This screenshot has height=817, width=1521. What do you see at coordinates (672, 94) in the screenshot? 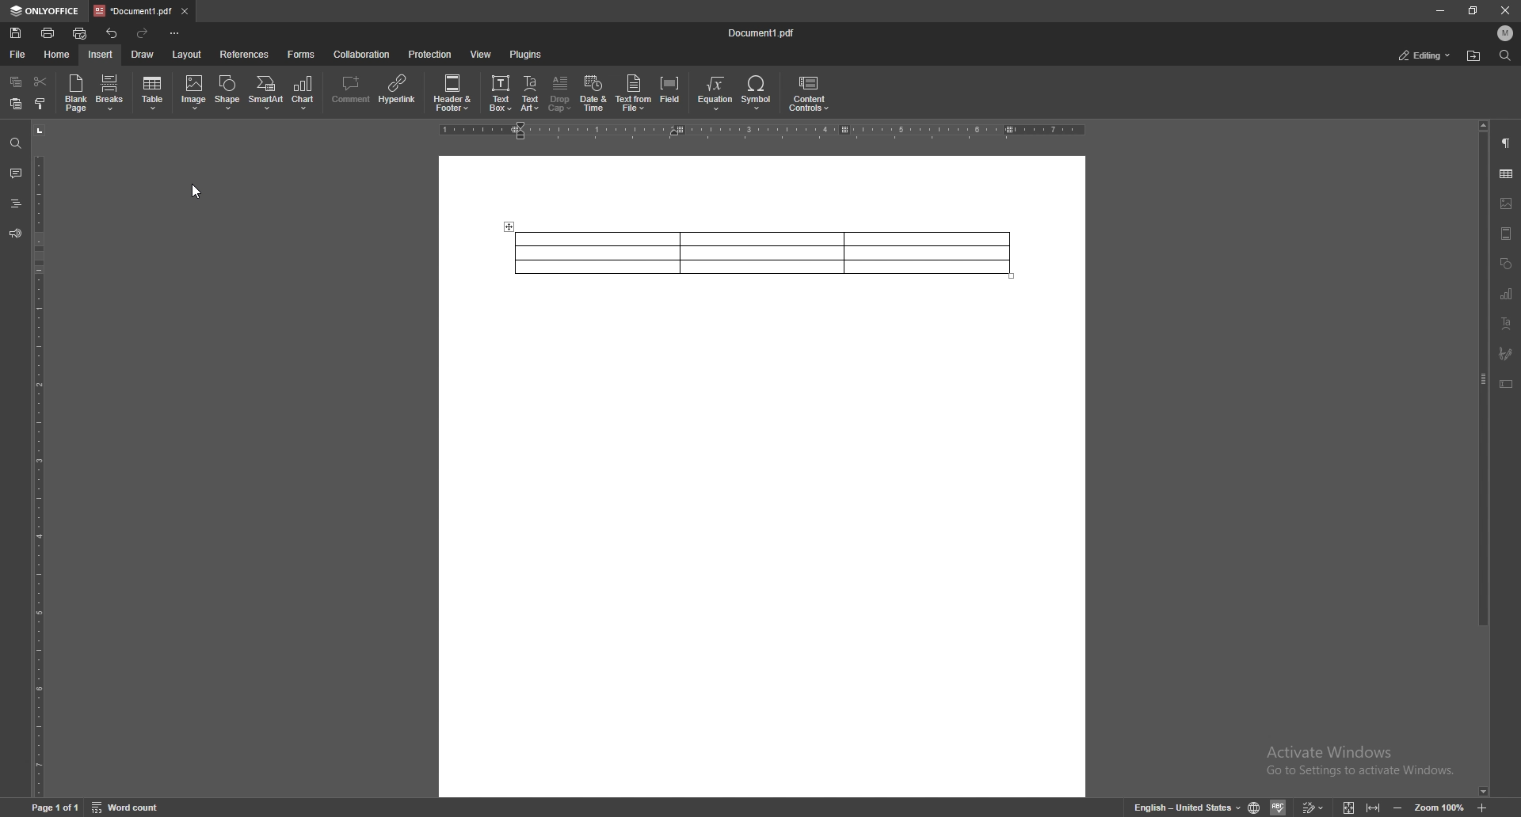
I see `field` at bounding box center [672, 94].